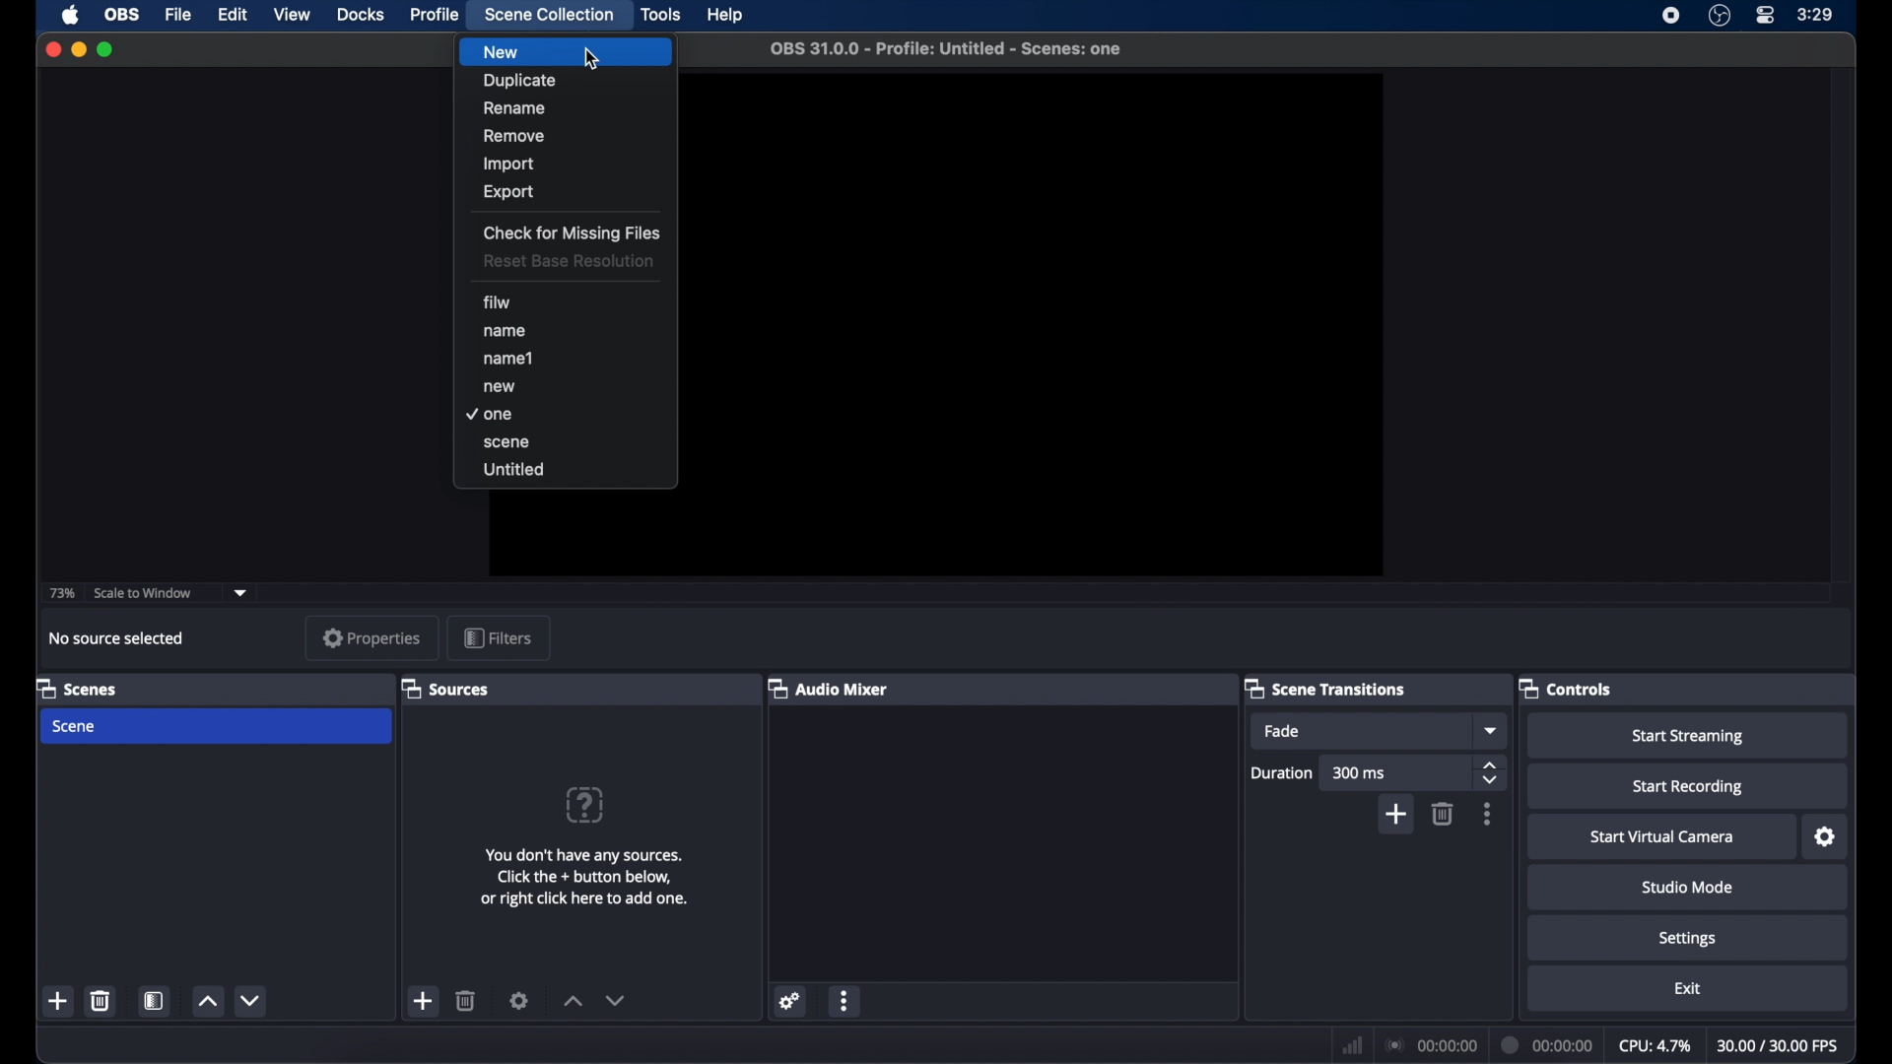  What do you see at coordinates (1817, 14) in the screenshot?
I see `time` at bounding box center [1817, 14].